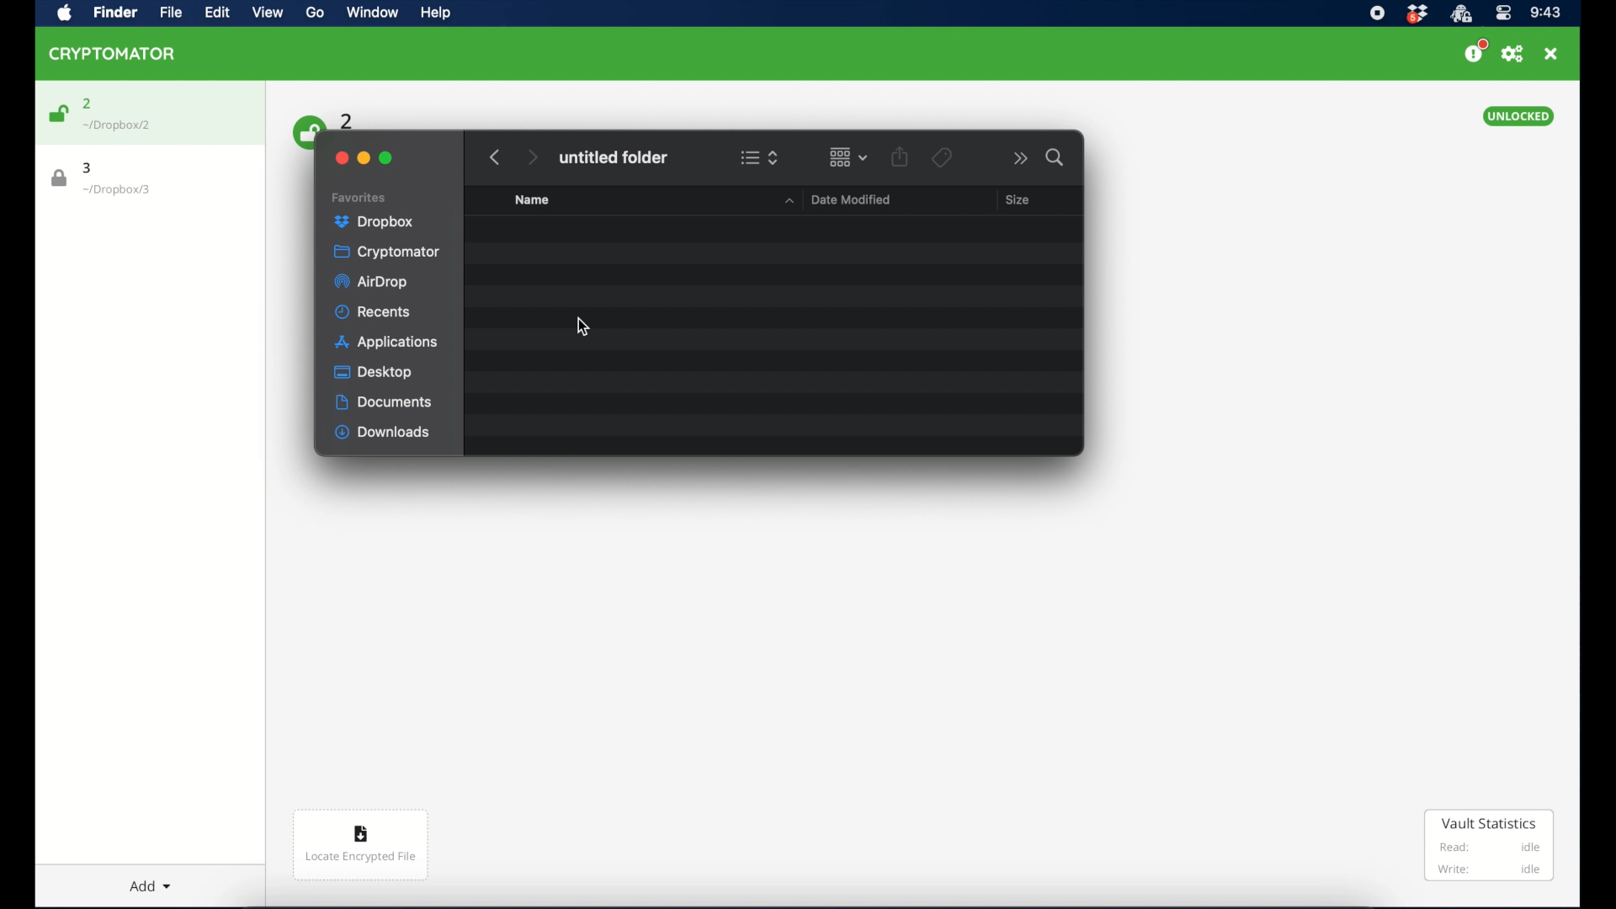  What do you see at coordinates (143, 880) in the screenshot?
I see `add dropdown` at bounding box center [143, 880].